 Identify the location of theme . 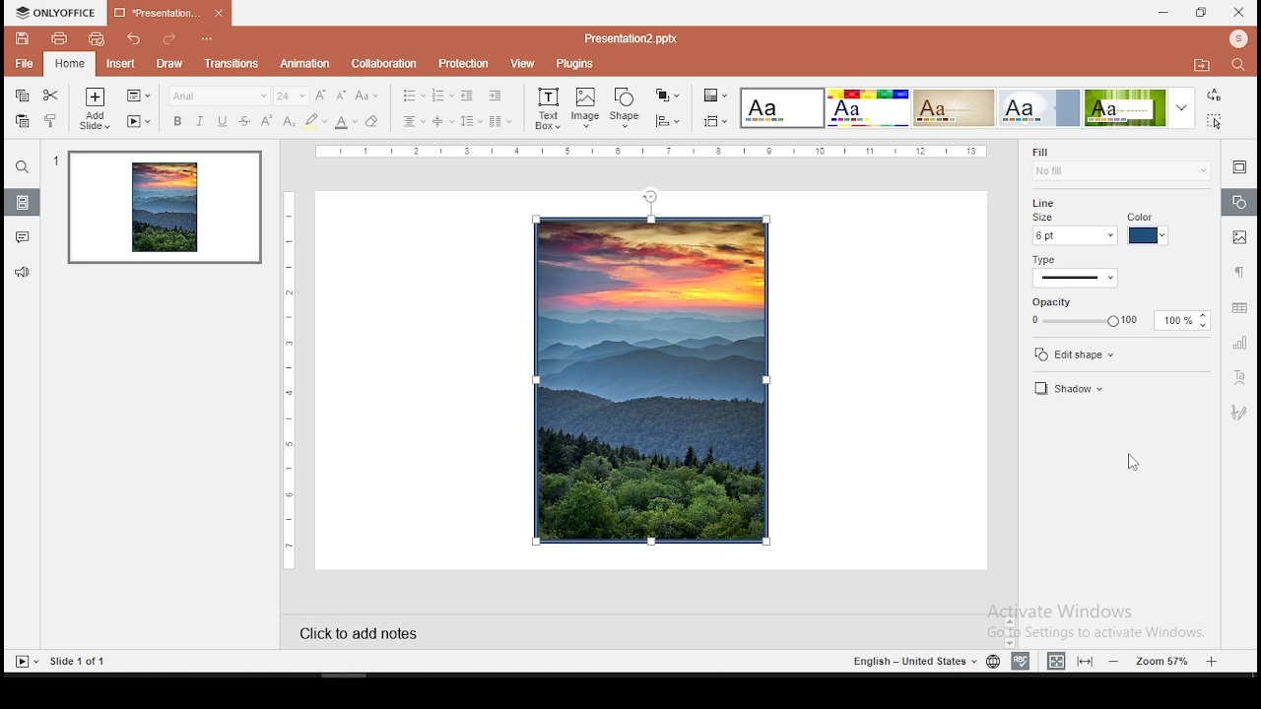
(867, 107).